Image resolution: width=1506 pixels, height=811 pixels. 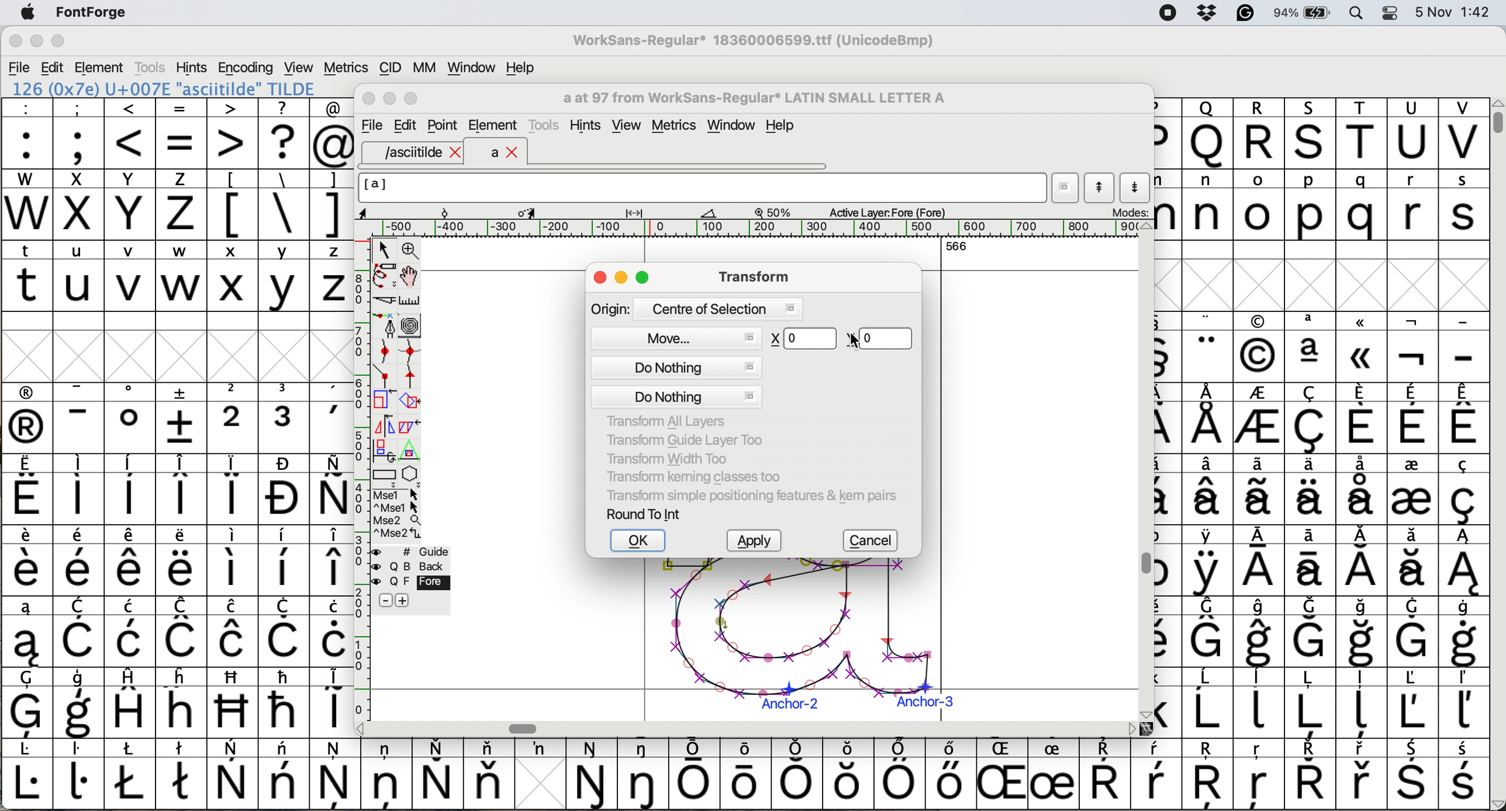 What do you see at coordinates (132, 205) in the screenshot?
I see `Y` at bounding box center [132, 205].